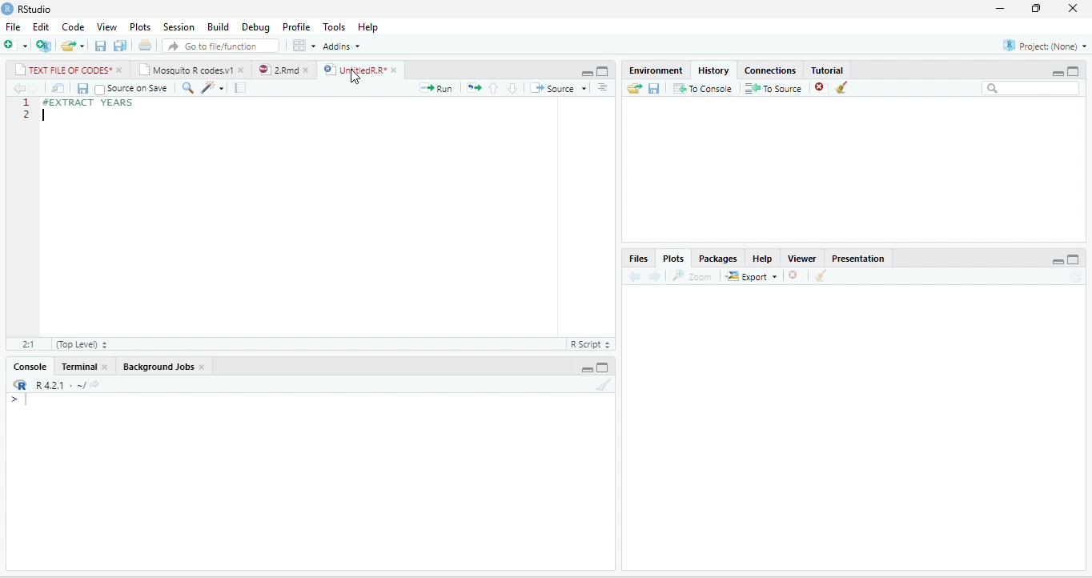  I want to click on close, so click(243, 70).